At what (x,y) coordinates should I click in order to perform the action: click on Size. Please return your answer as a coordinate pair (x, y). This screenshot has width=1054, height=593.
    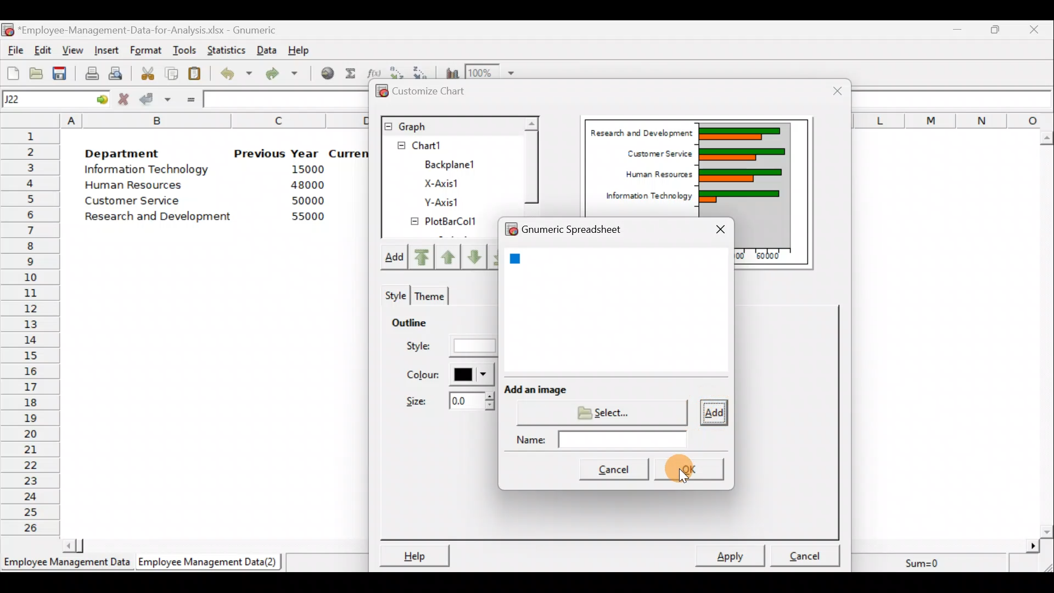
    Looking at the image, I should click on (444, 404).